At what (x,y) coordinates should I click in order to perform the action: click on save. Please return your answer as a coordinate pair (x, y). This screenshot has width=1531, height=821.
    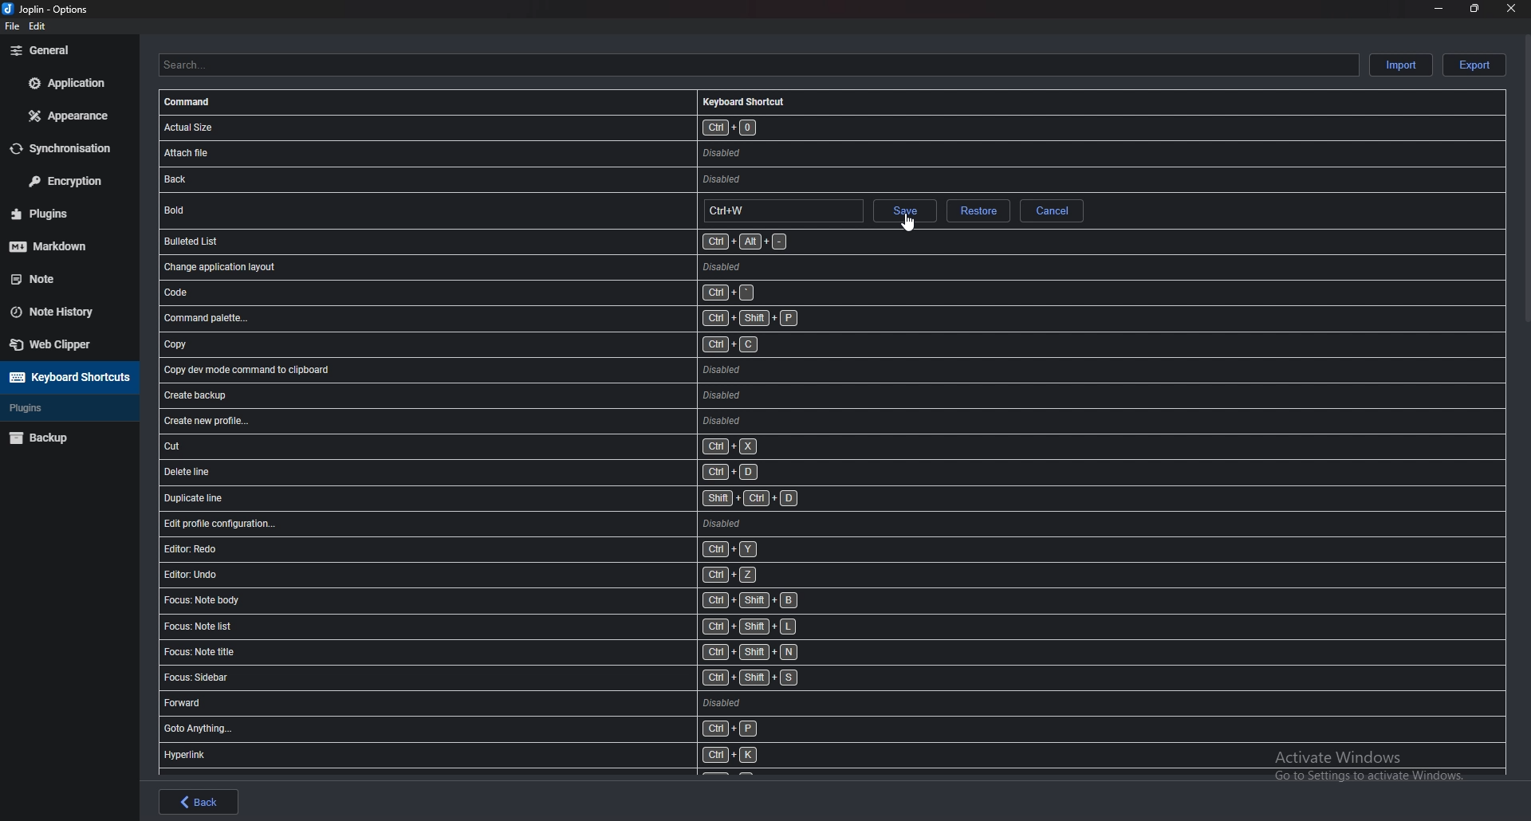
    Looking at the image, I should click on (905, 211).